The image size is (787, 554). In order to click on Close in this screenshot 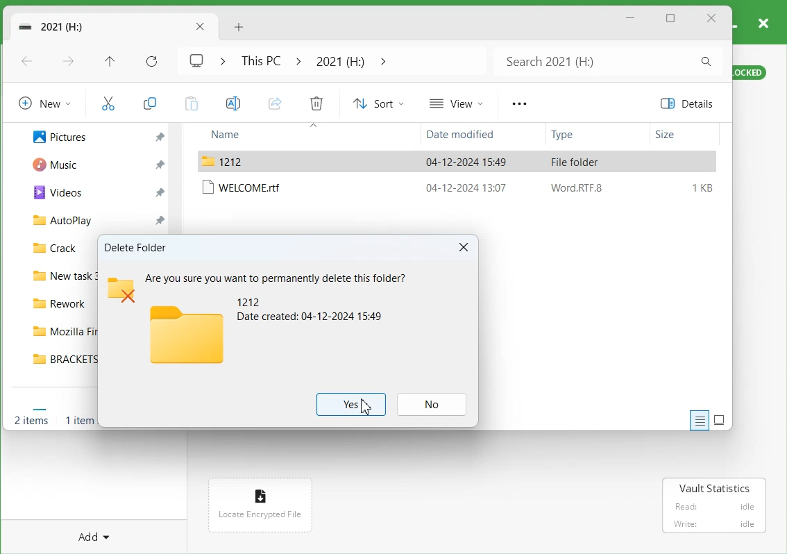, I will do `click(711, 19)`.